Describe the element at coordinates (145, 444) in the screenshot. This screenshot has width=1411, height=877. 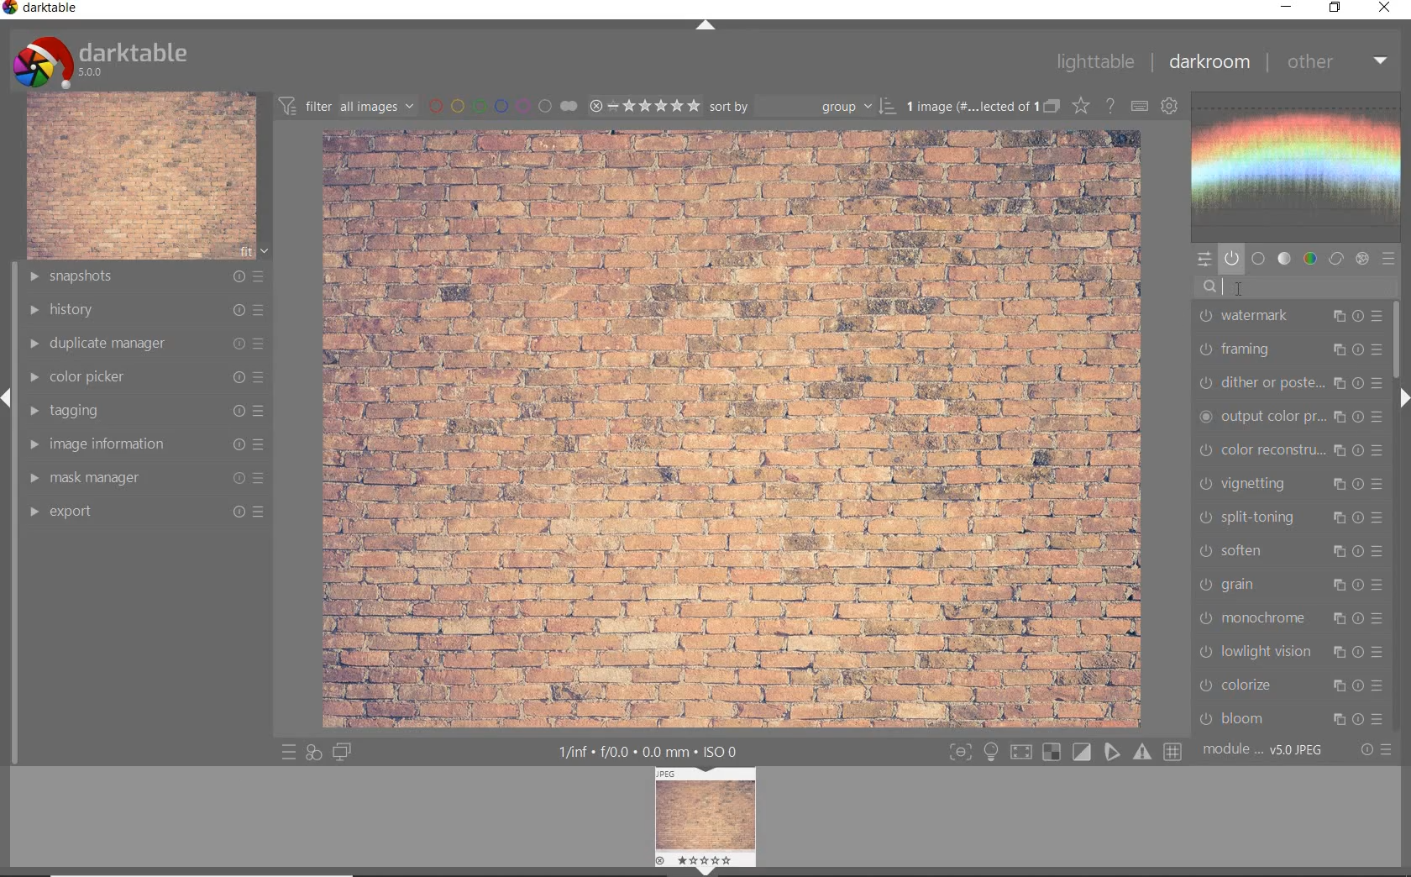
I see `image information` at that location.